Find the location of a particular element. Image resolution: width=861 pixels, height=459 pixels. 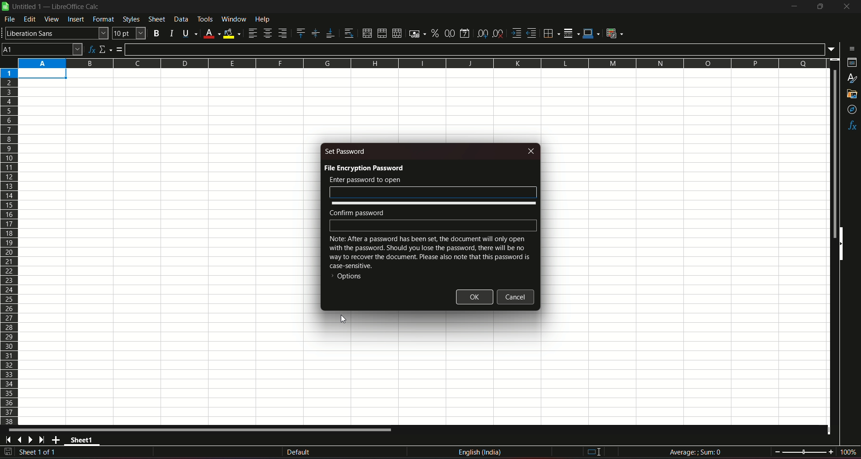

OK is located at coordinates (475, 297).